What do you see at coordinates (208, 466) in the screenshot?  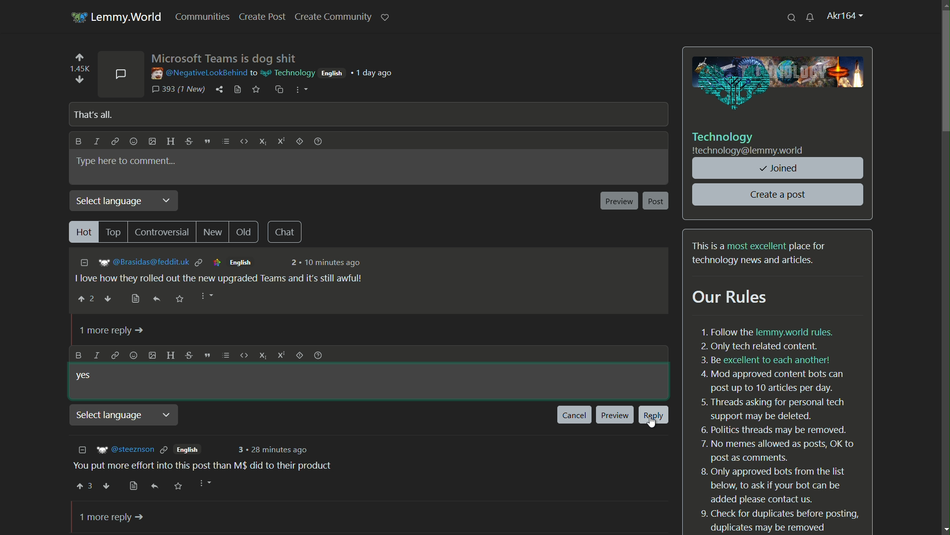 I see `comment-2` at bounding box center [208, 466].